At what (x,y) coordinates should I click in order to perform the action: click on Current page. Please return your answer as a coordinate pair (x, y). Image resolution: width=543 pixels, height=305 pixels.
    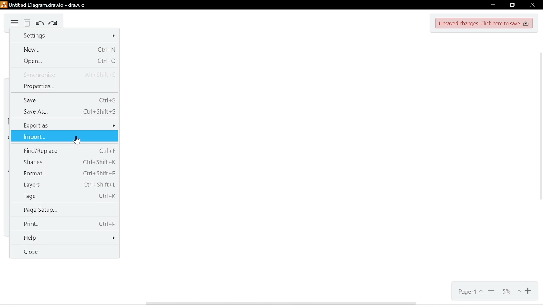
    Looking at the image, I should click on (467, 292).